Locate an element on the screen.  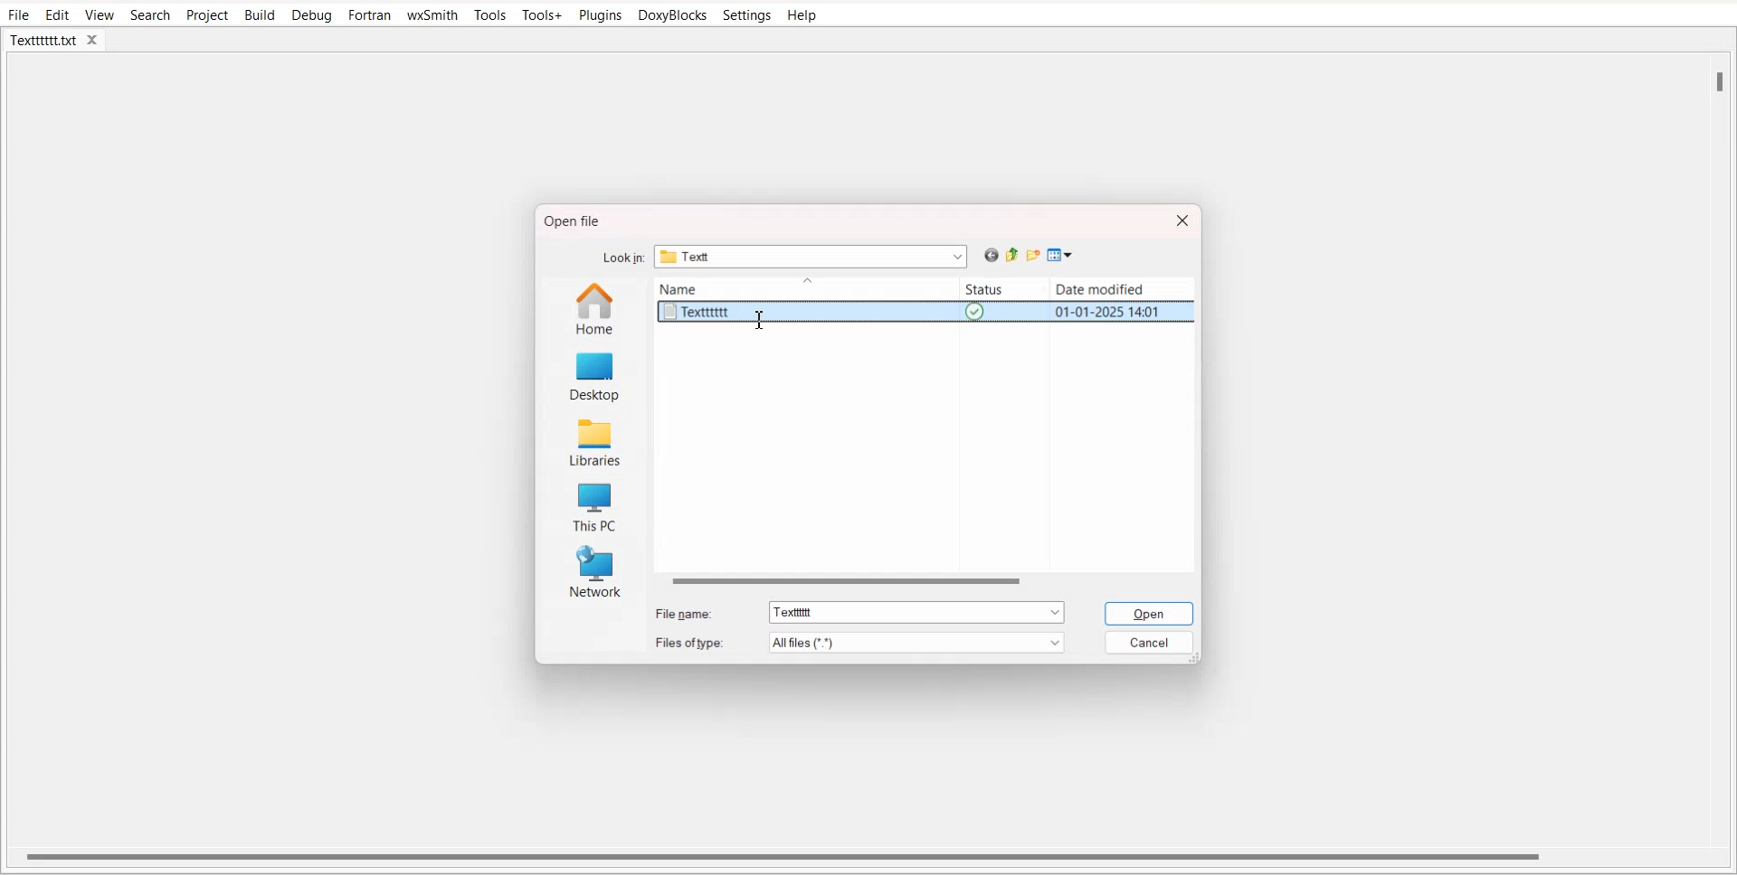
Help is located at coordinates (802, 15).